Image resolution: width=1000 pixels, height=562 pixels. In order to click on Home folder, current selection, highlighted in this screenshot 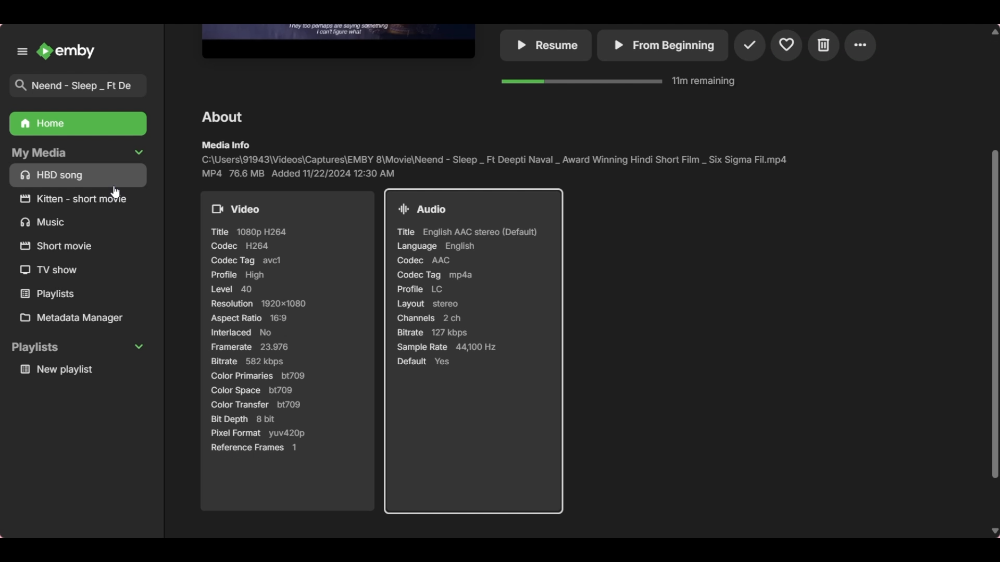, I will do `click(77, 124)`.